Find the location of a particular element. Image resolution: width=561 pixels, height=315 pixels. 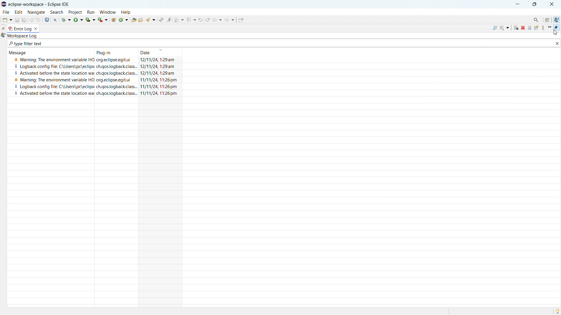

minimise is located at coordinates (517, 4).